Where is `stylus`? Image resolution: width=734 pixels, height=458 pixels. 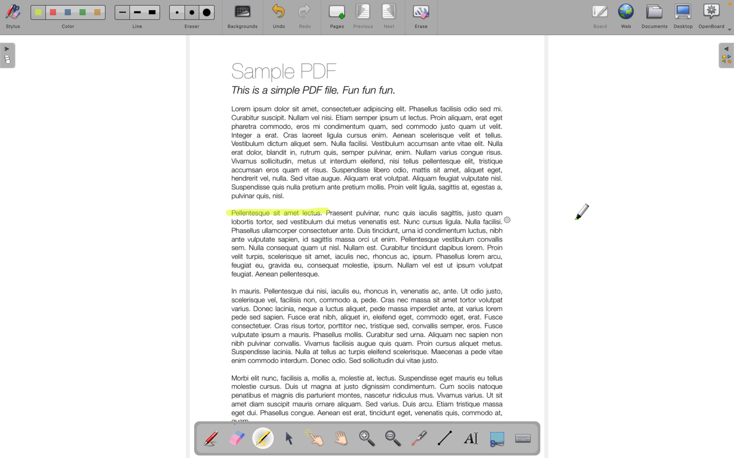
stylus is located at coordinates (12, 18).